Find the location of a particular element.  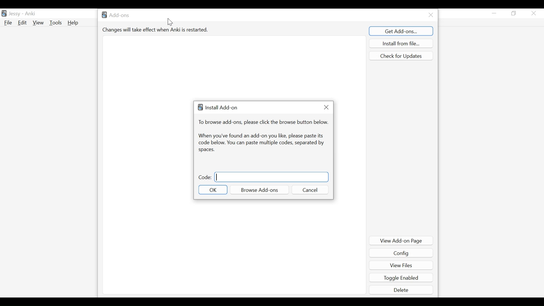

View Files is located at coordinates (401, 265).